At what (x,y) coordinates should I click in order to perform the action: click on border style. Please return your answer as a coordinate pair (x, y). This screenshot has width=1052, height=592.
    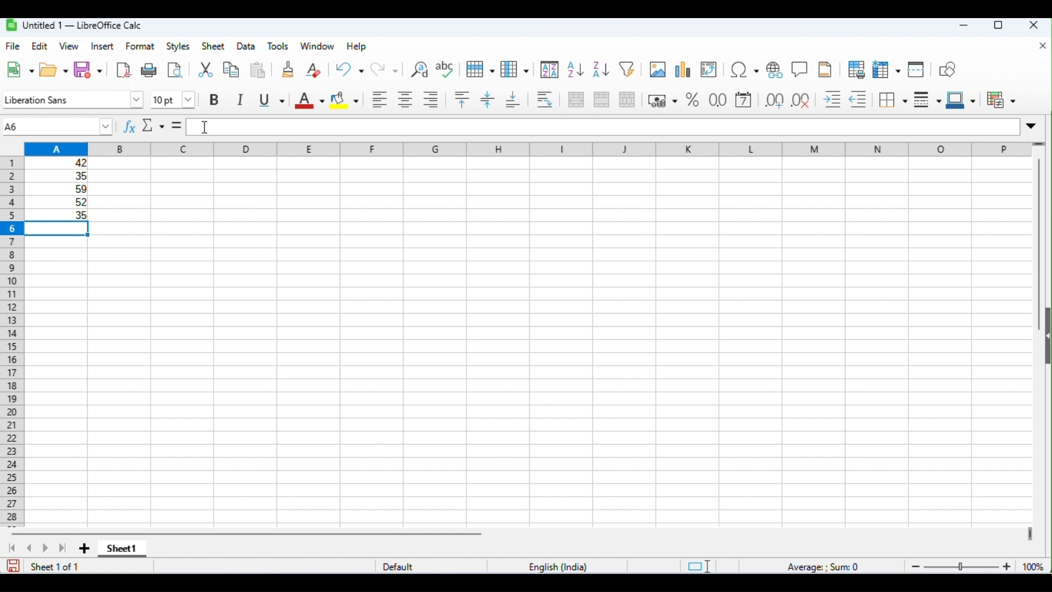
    Looking at the image, I should click on (925, 101).